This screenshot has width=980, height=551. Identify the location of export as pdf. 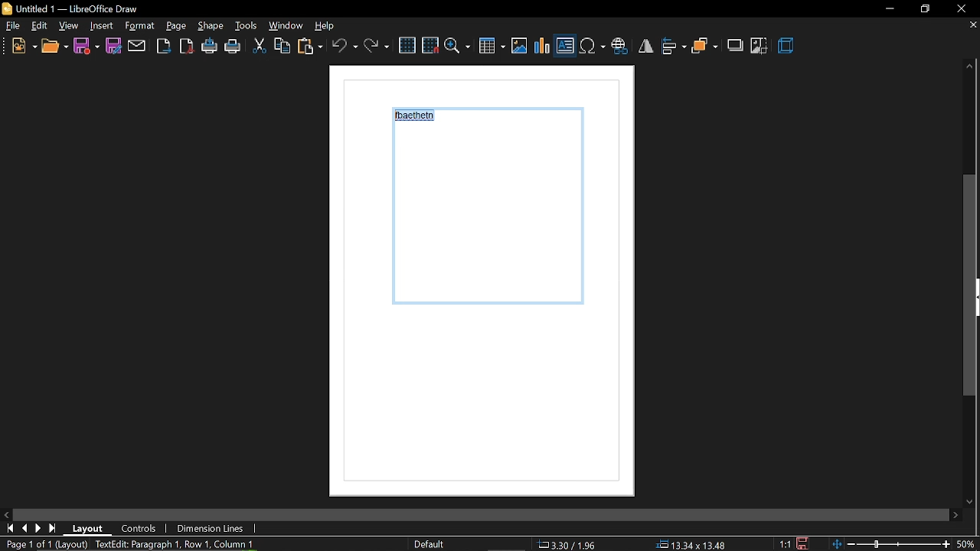
(186, 46).